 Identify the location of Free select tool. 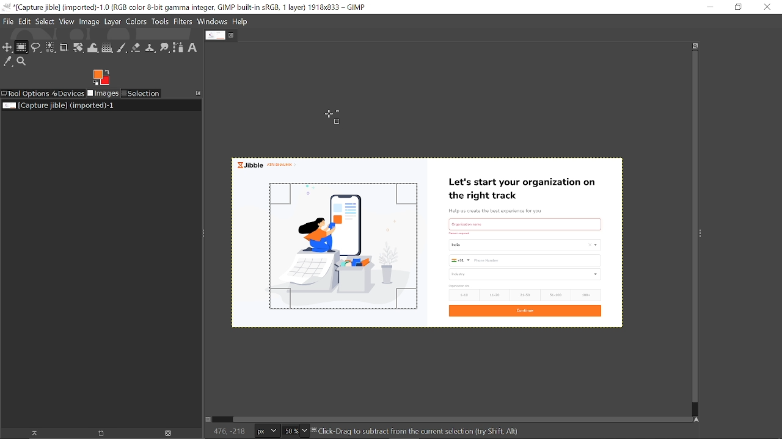
(37, 48).